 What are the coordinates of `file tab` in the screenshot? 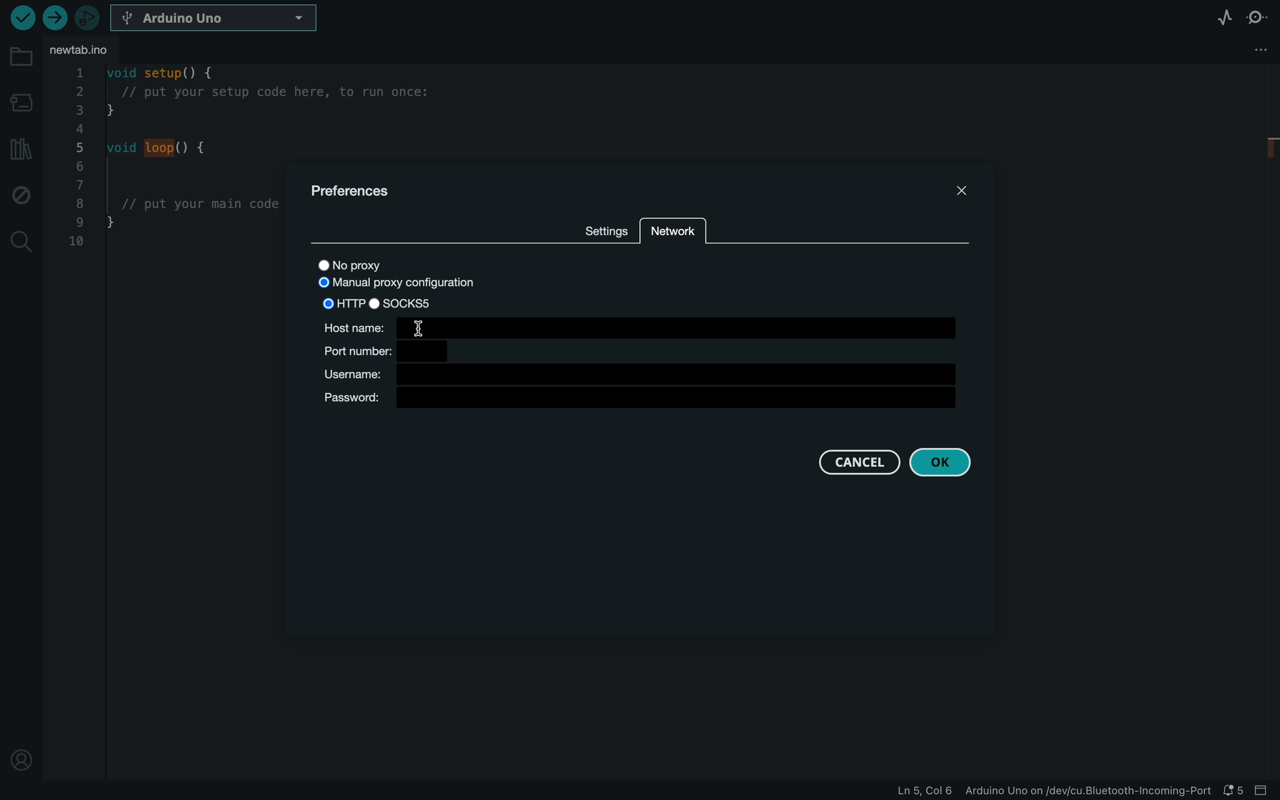 It's located at (90, 51).